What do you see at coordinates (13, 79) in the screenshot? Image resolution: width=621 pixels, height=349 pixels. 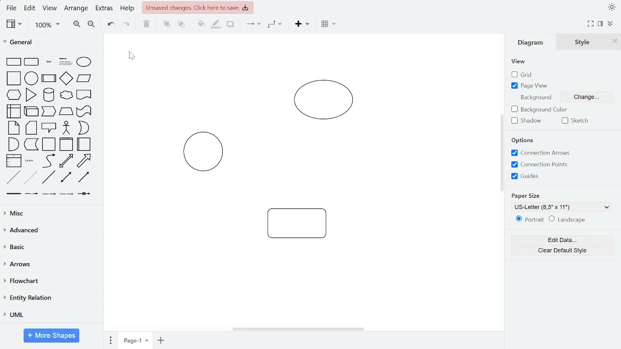 I see `square` at bounding box center [13, 79].